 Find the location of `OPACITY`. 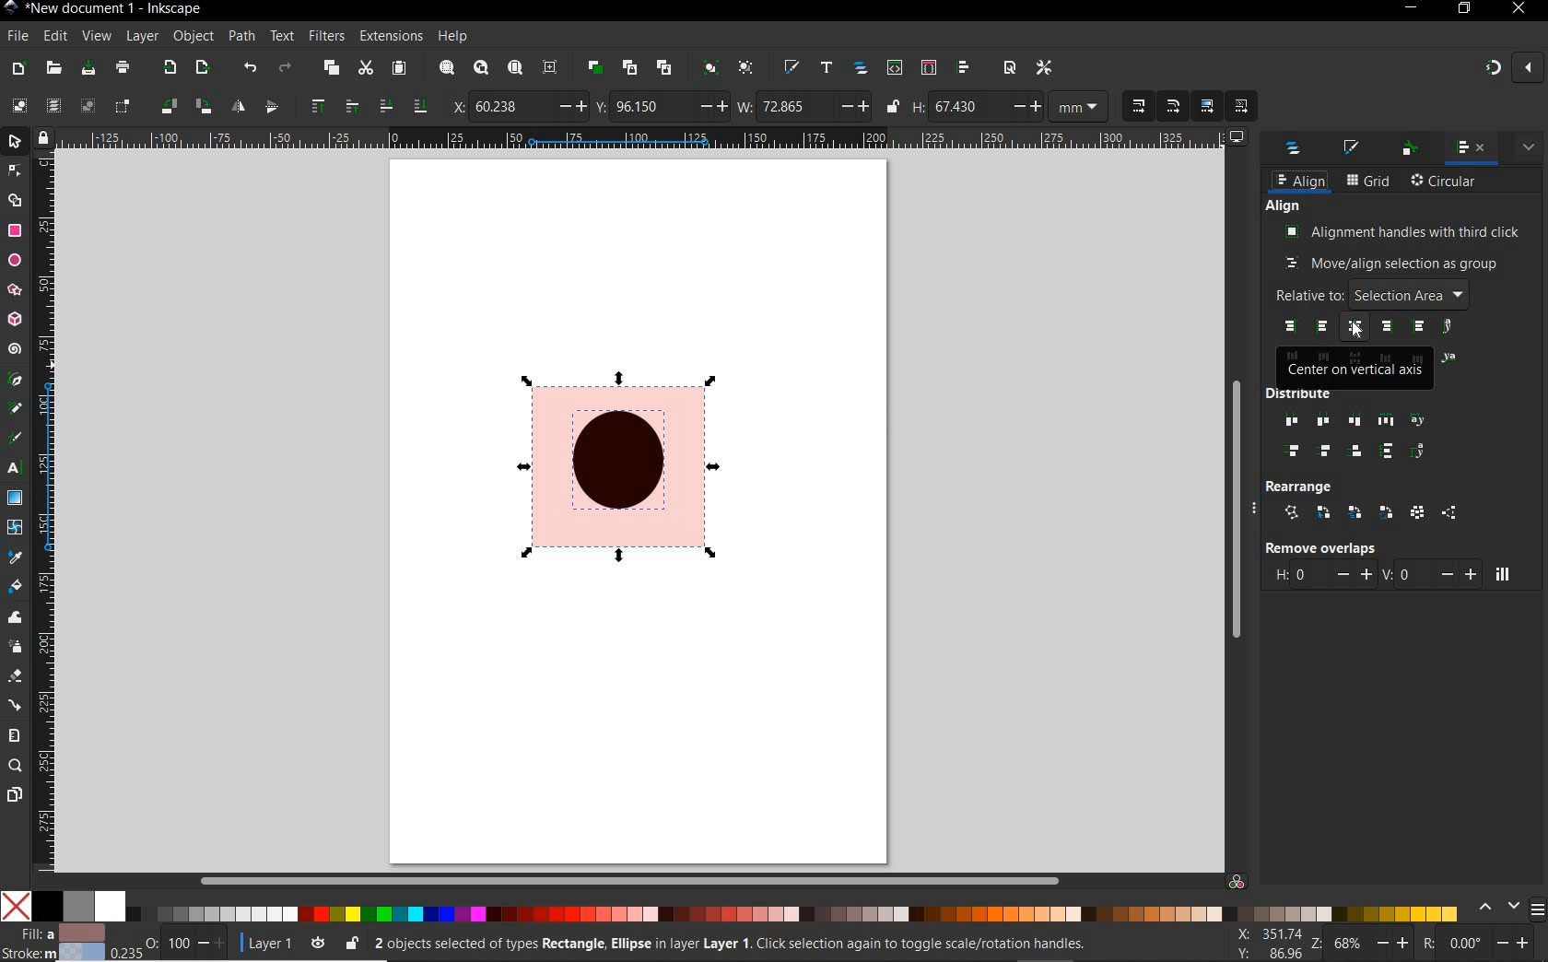

OPACITY is located at coordinates (168, 942).